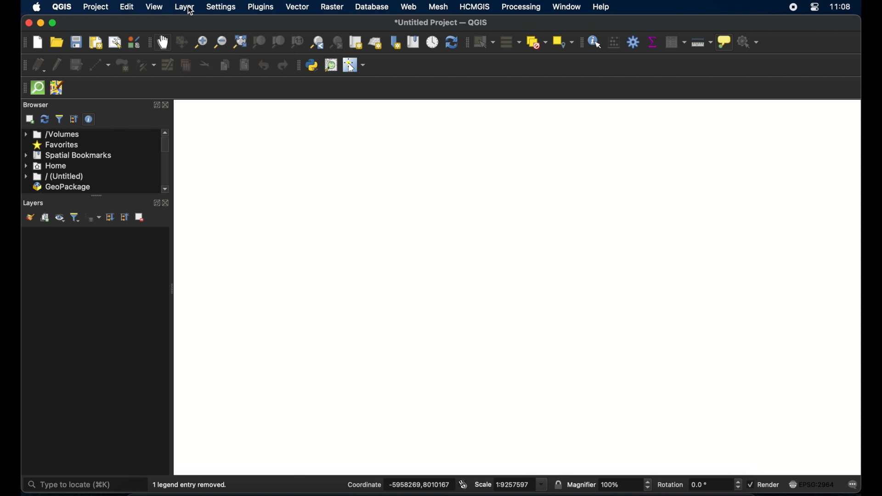 This screenshot has width=882, height=496. Describe the element at coordinates (282, 65) in the screenshot. I see `redo` at that location.